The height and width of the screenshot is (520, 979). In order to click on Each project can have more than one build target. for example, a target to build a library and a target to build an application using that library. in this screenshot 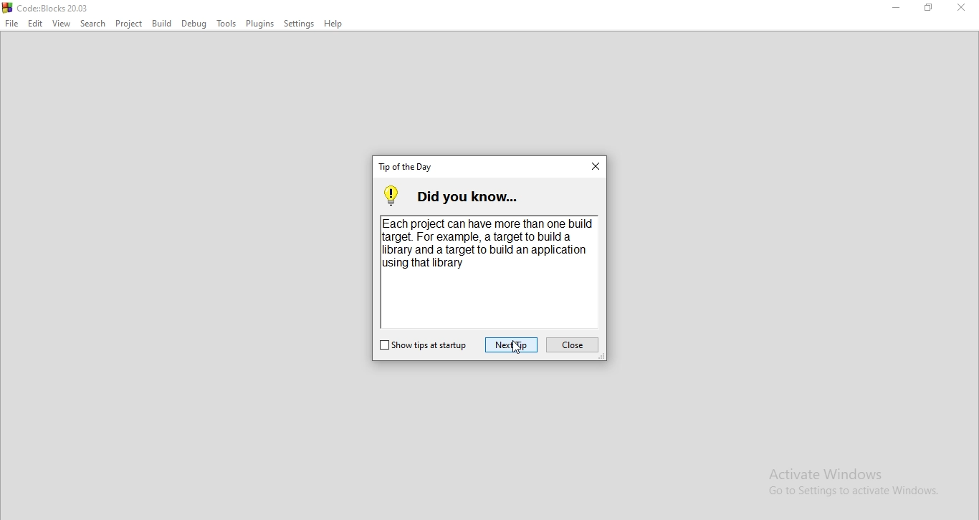, I will do `click(487, 274)`.